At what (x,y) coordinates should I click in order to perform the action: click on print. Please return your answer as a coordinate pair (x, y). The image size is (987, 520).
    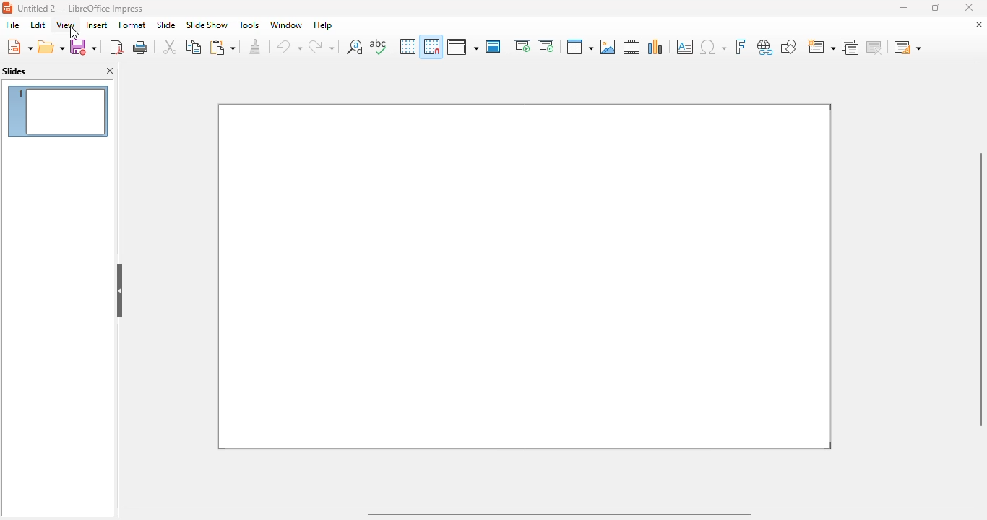
    Looking at the image, I should click on (141, 47).